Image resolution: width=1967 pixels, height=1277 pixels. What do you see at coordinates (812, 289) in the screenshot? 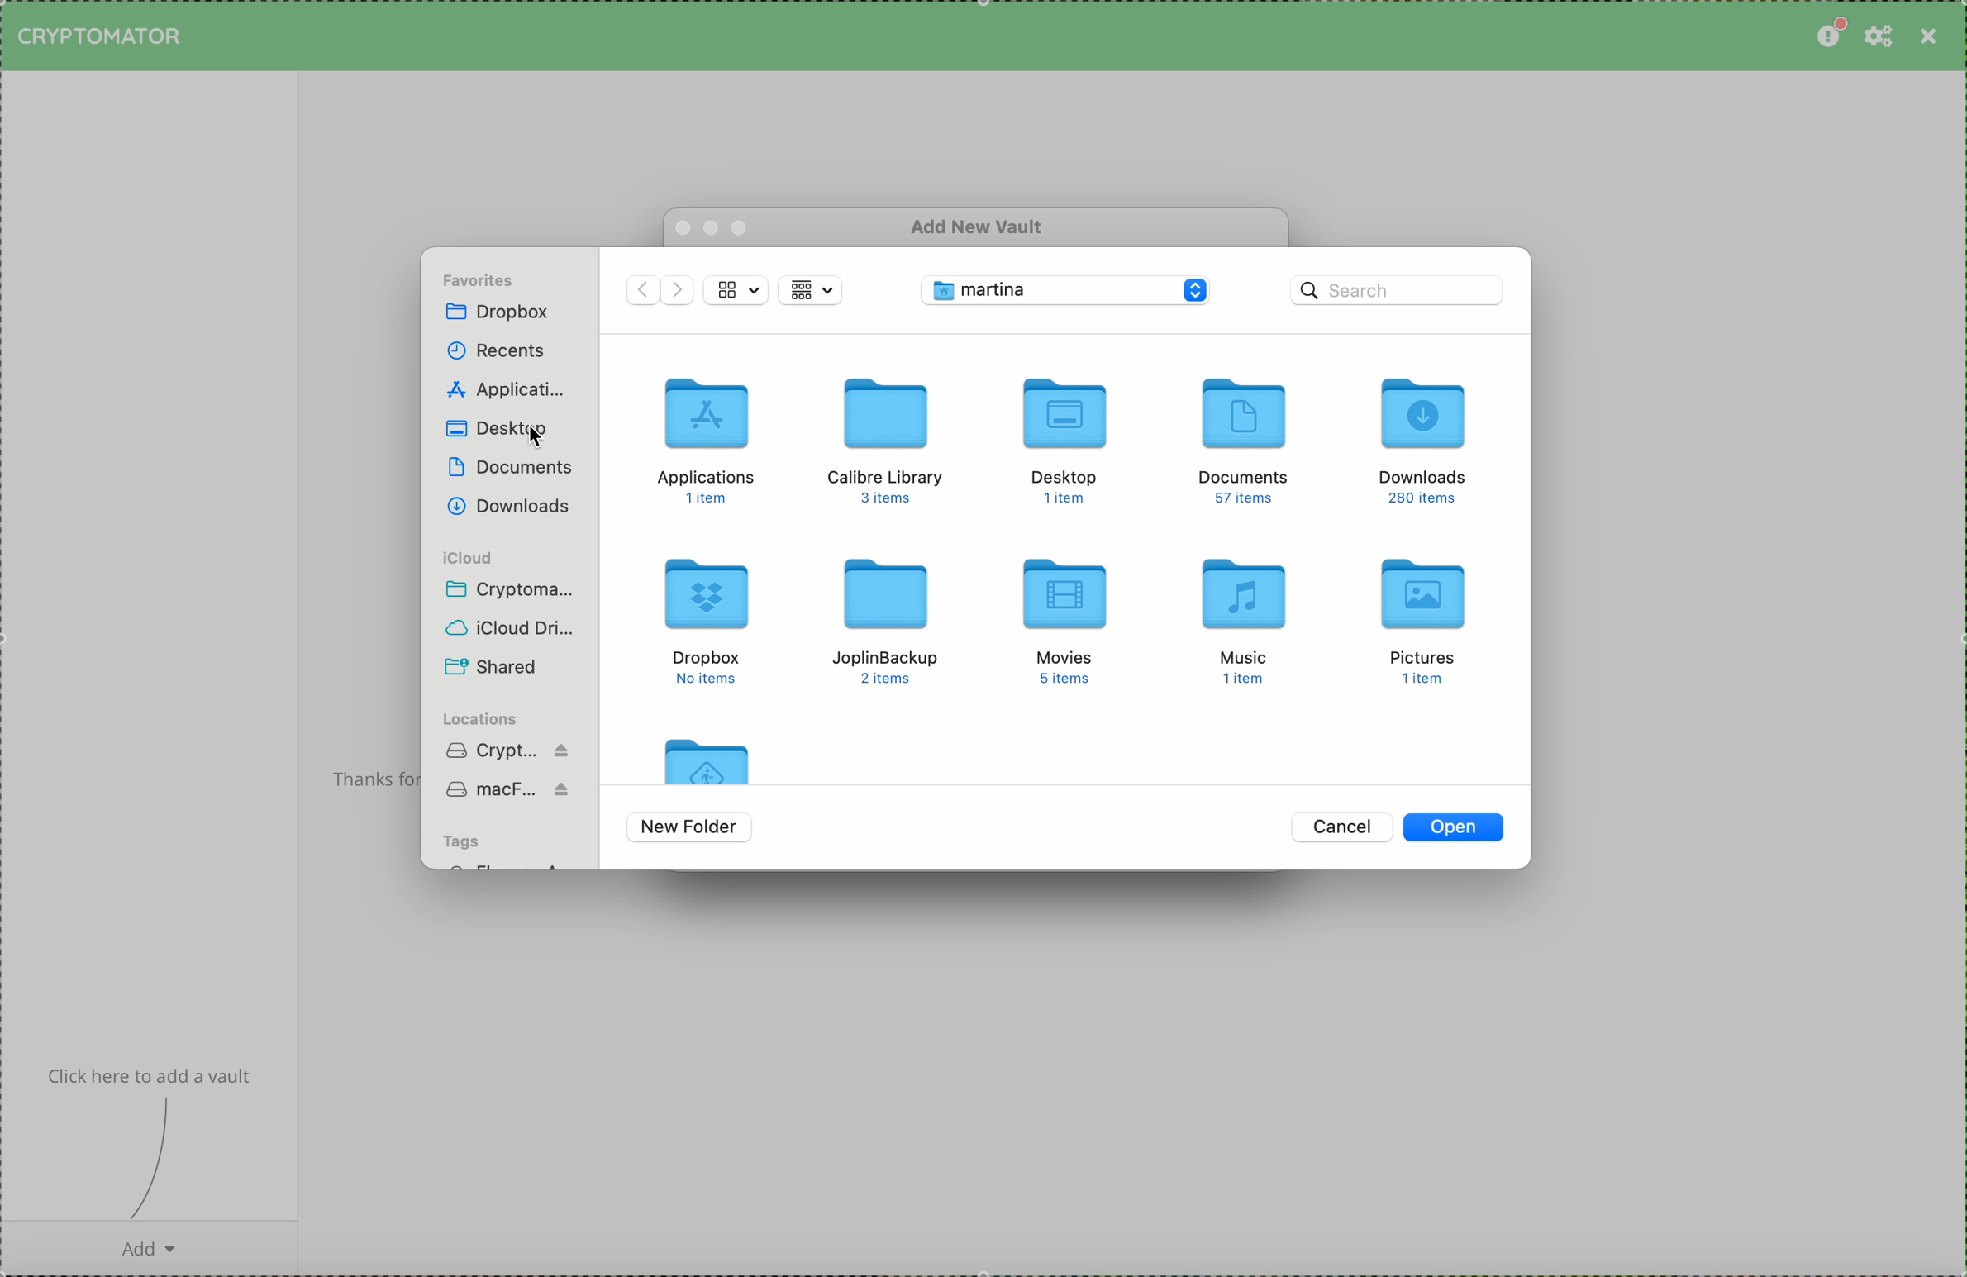
I see `view` at bounding box center [812, 289].